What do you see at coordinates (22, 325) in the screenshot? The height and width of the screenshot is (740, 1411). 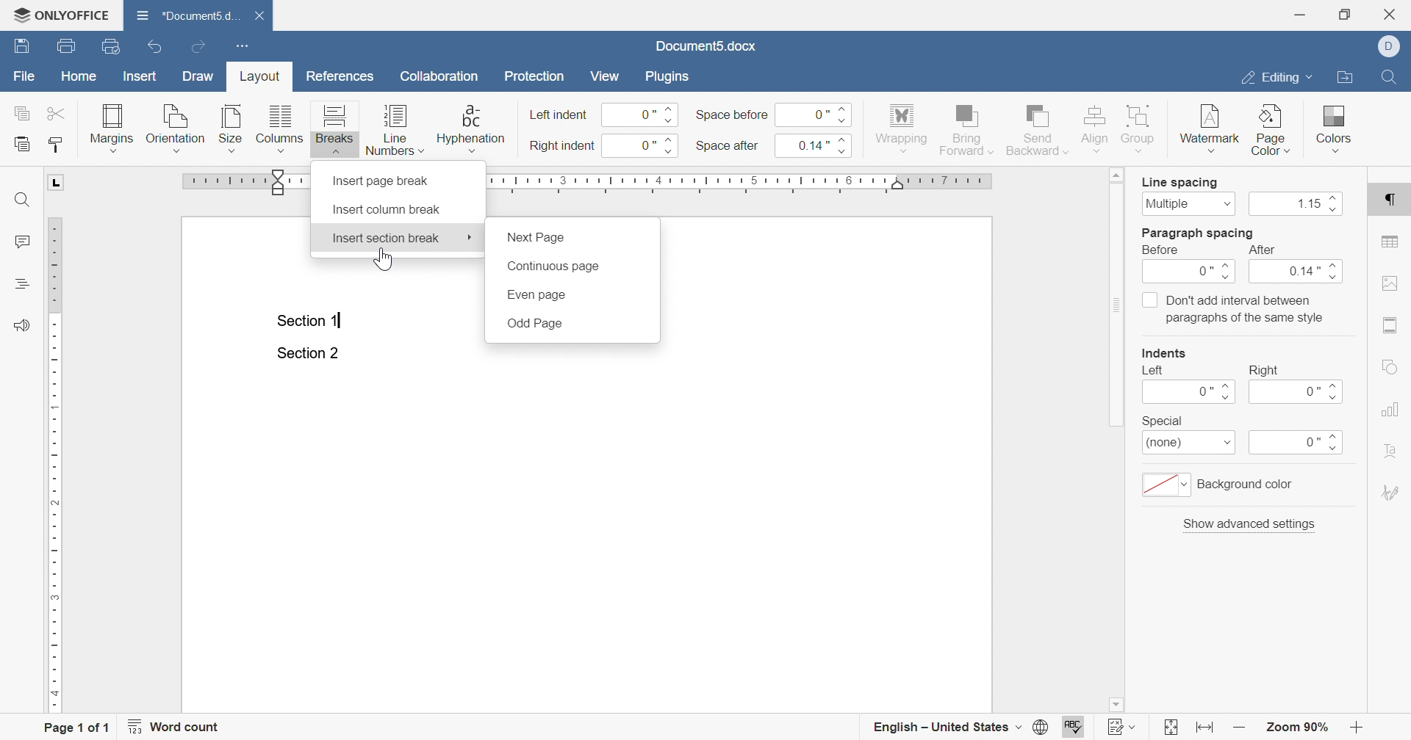 I see `feedback & support` at bounding box center [22, 325].